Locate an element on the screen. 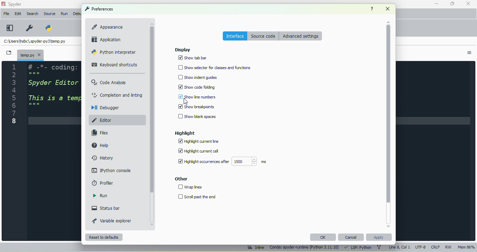 Image resolution: width=477 pixels, height=252 pixels. UTF-8 is located at coordinates (421, 247).